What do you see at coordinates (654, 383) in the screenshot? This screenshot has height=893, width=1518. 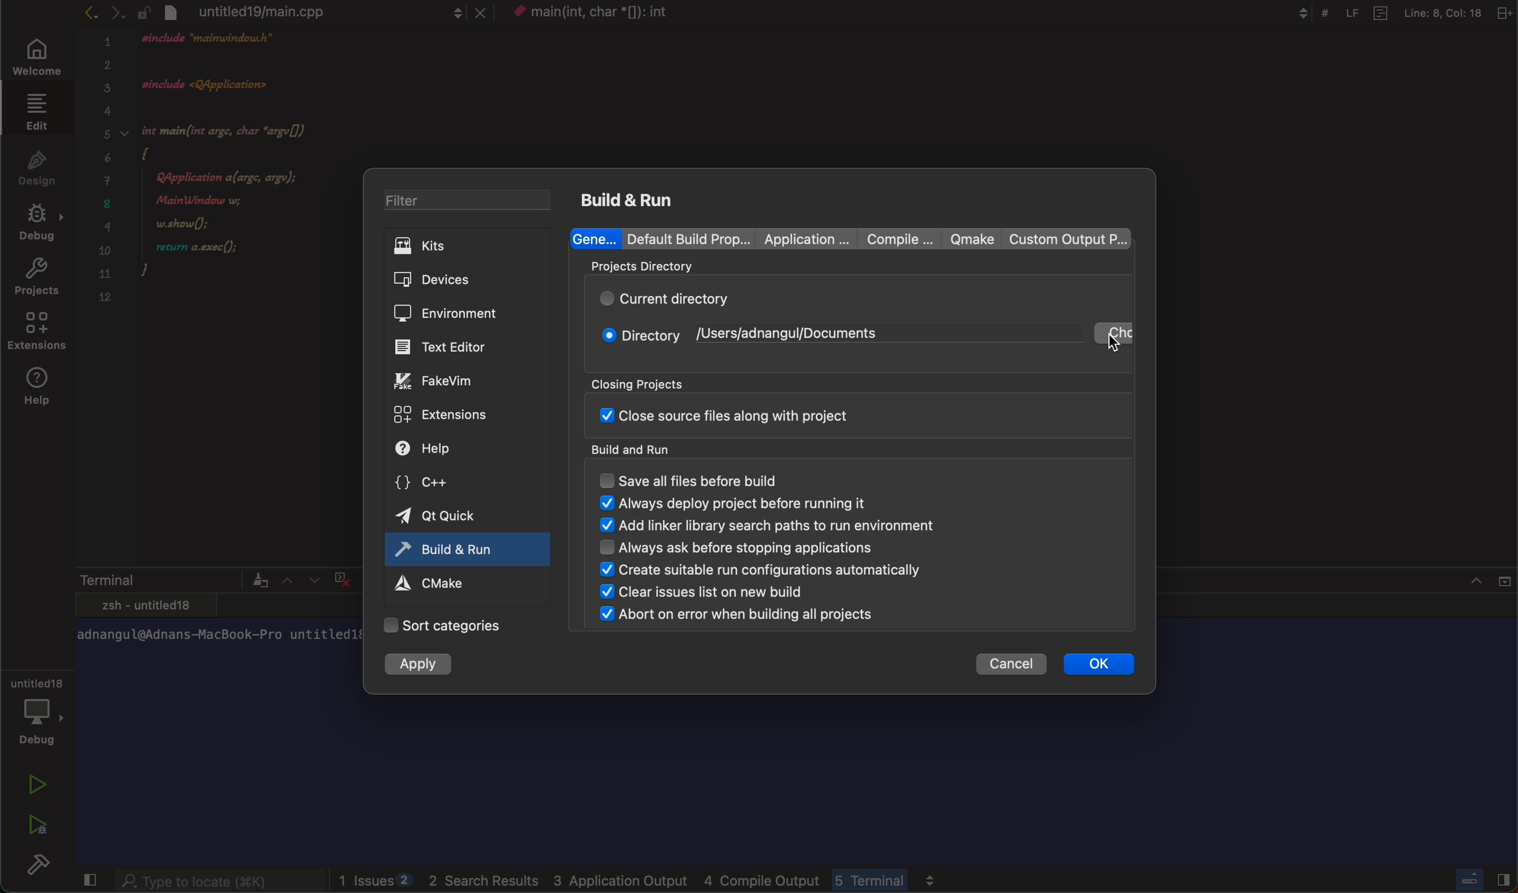 I see `closing projects` at bounding box center [654, 383].